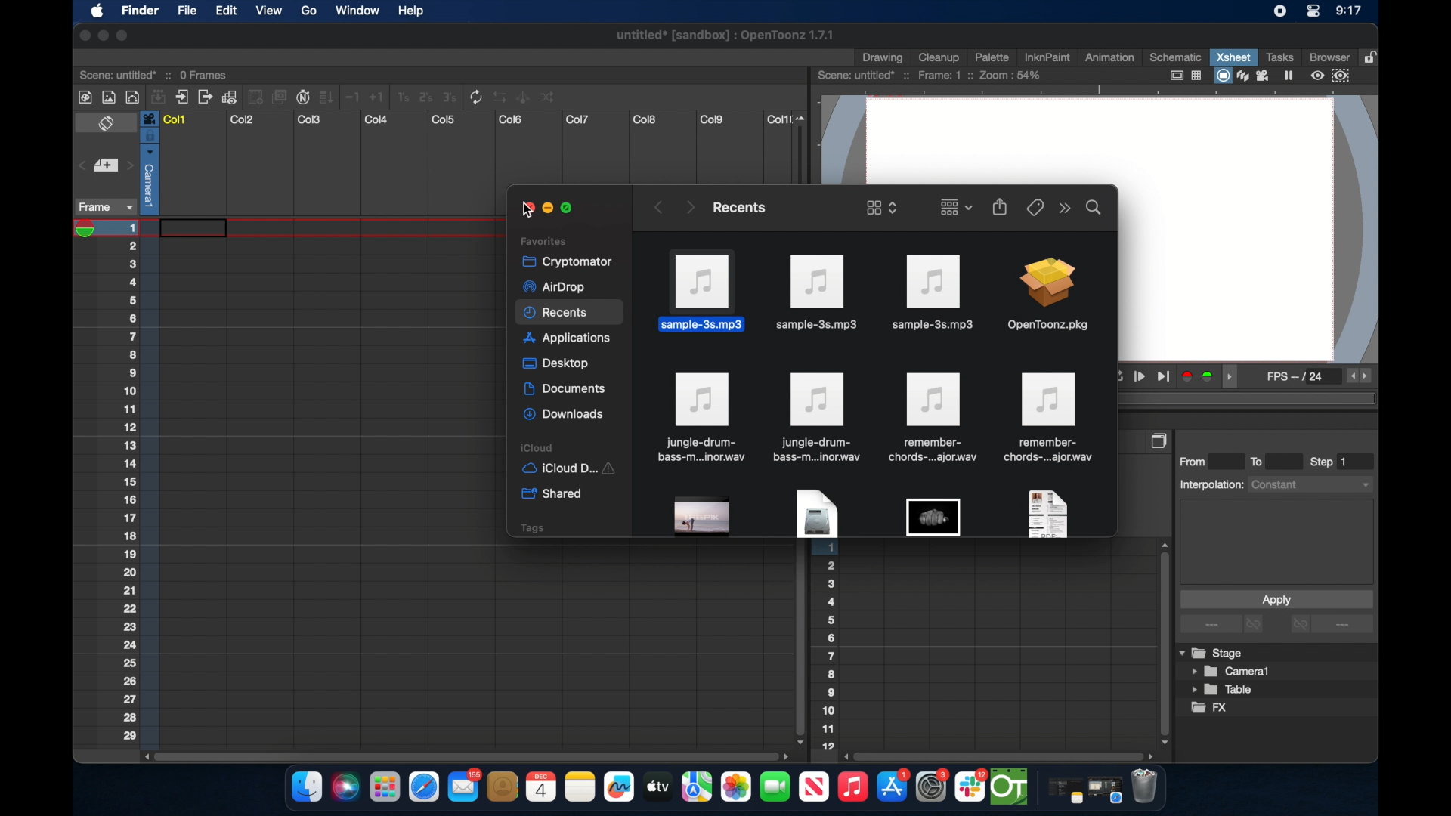 The width and height of the screenshot is (1451, 816). What do you see at coordinates (1328, 56) in the screenshot?
I see `browser` at bounding box center [1328, 56].